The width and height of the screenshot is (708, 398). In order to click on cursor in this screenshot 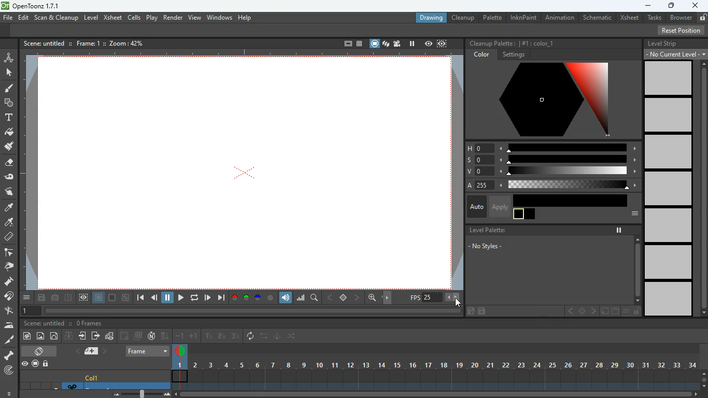, I will do `click(460, 301)`.